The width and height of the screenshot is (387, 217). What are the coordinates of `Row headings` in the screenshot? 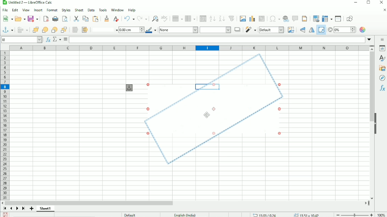 It's located at (5, 125).